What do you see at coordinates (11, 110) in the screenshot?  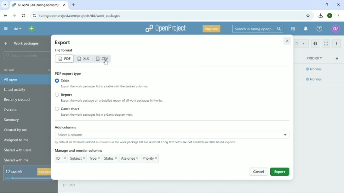 I see `Overdue` at bounding box center [11, 110].